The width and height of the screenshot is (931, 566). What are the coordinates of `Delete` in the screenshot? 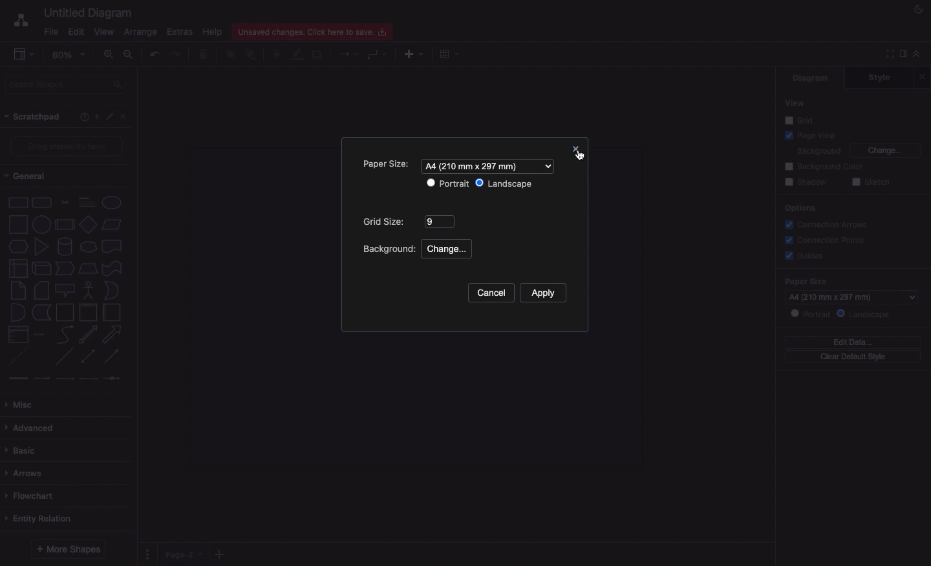 It's located at (204, 55).